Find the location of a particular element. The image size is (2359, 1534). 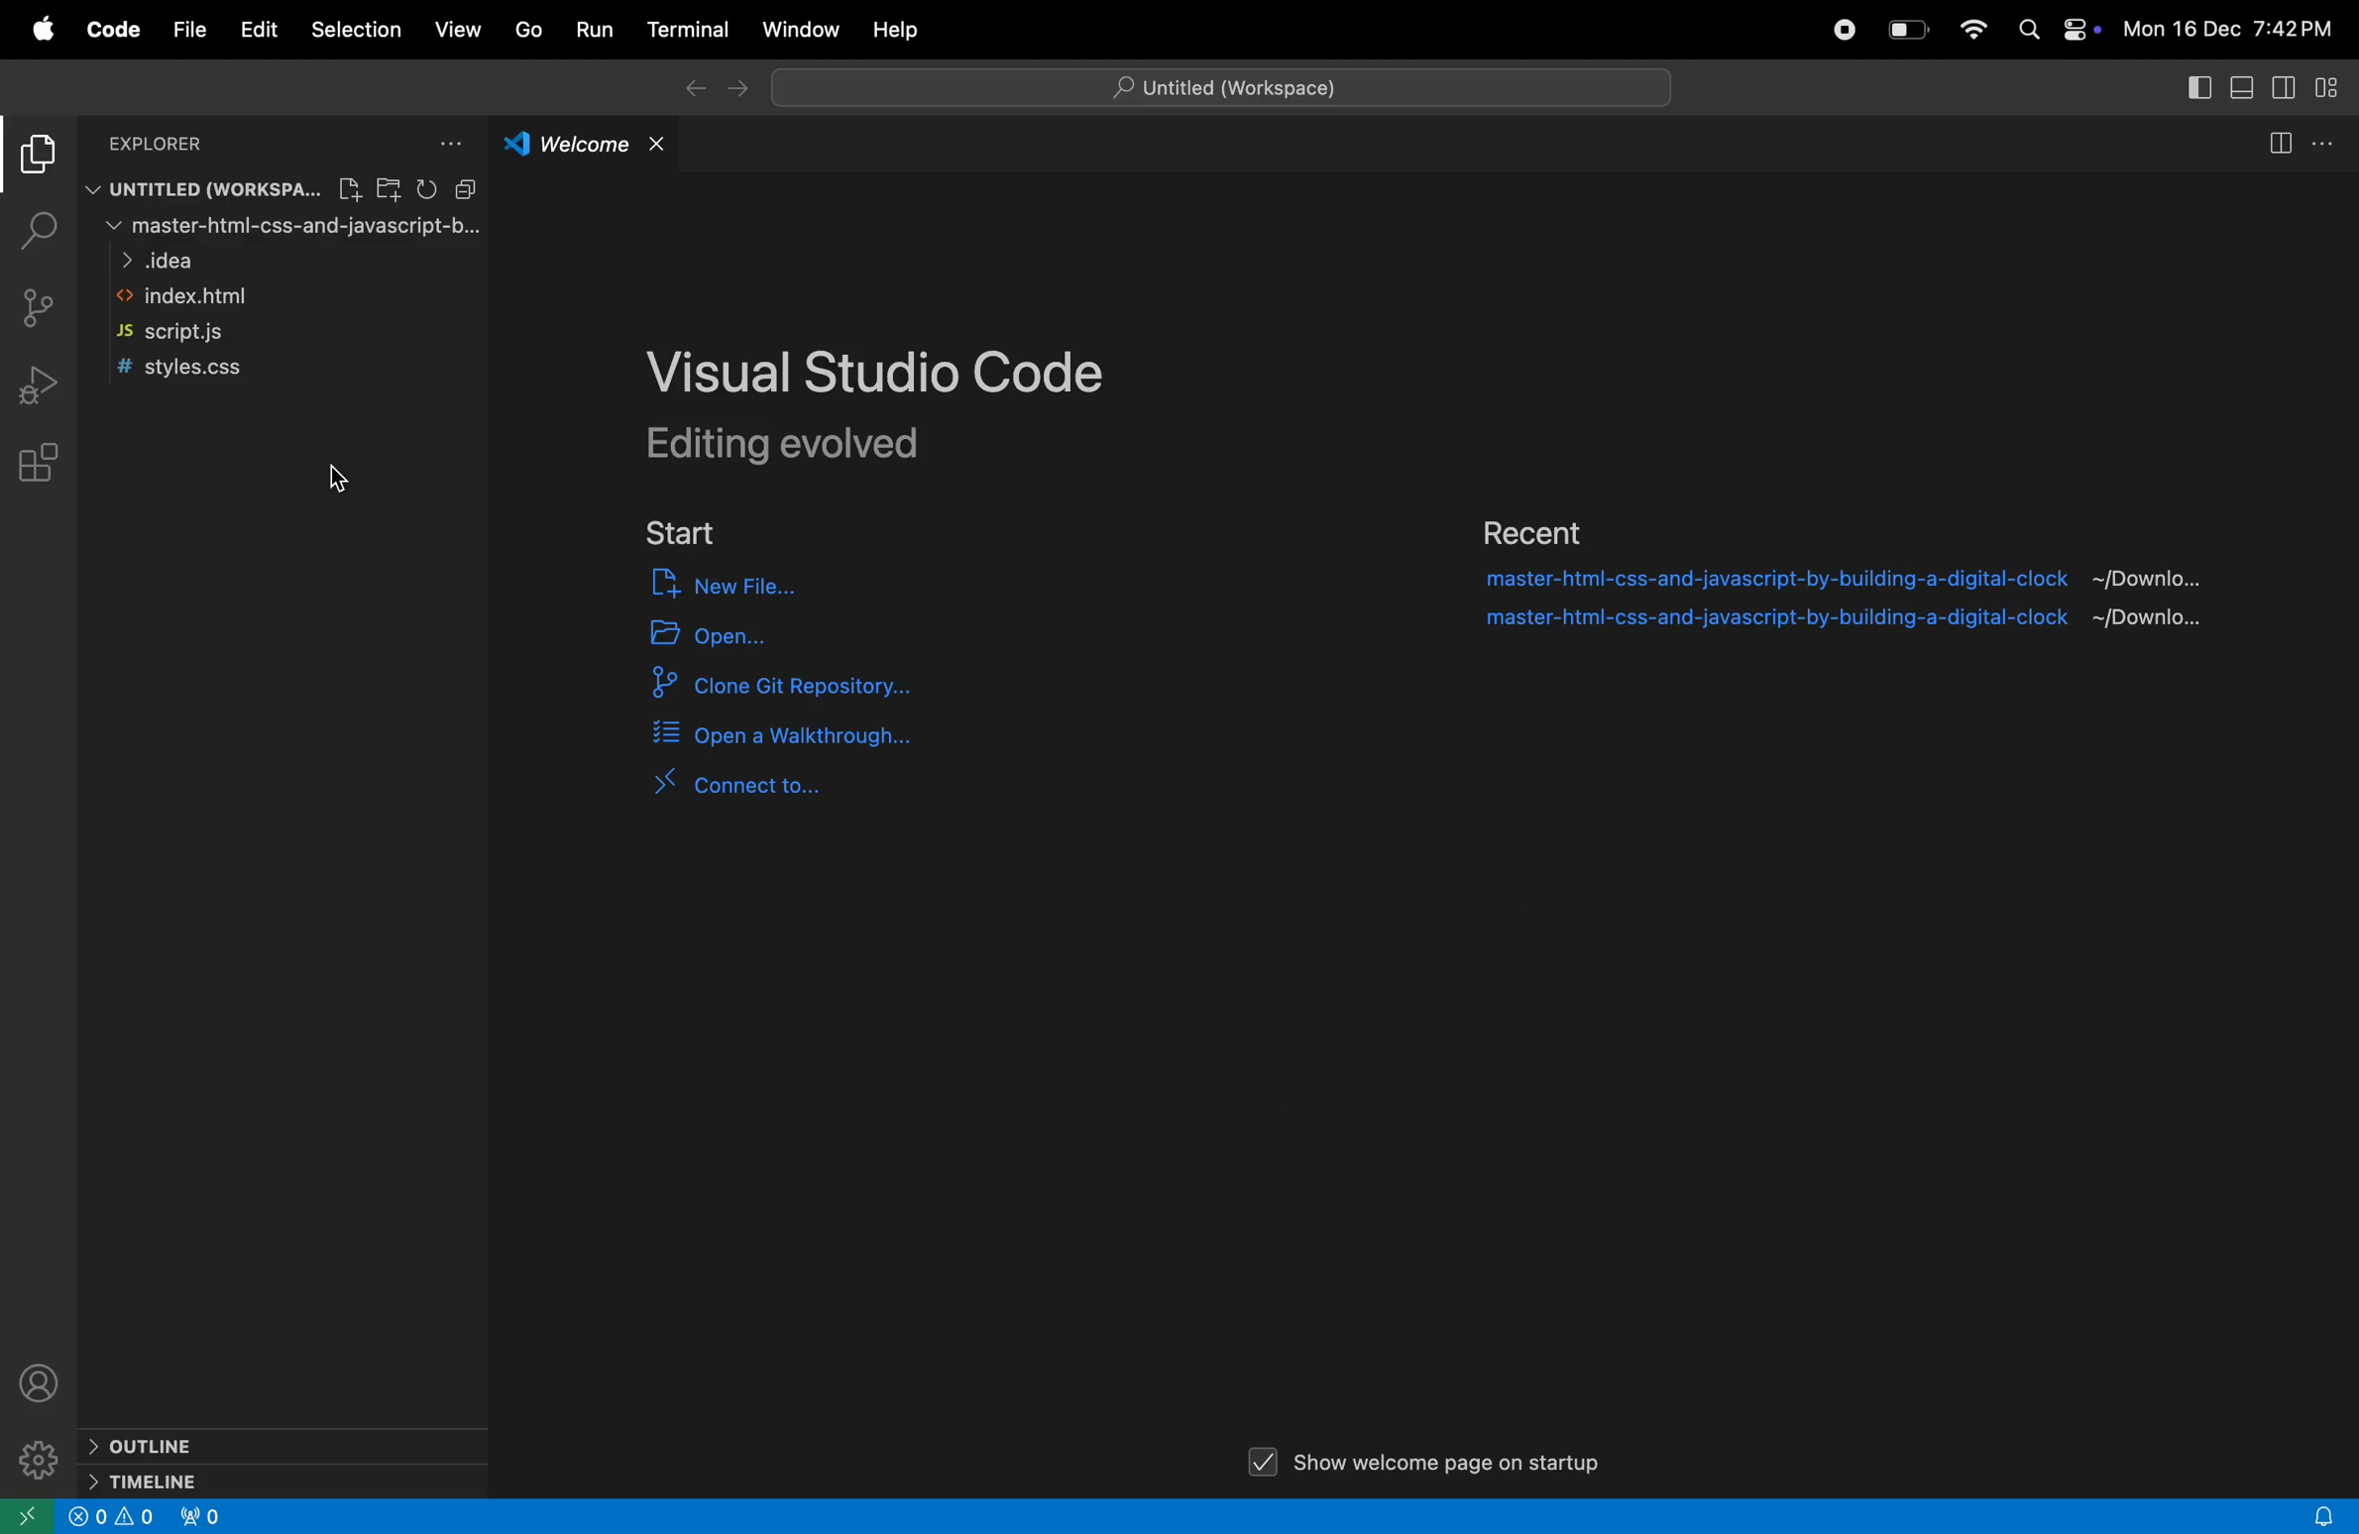

spotlight search is located at coordinates (2028, 32).